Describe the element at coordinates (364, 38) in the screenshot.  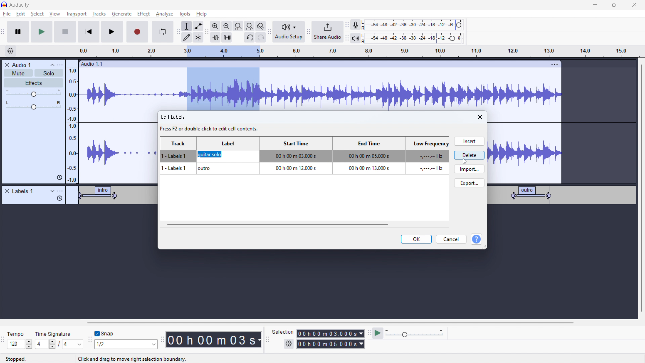
I see `` at that location.